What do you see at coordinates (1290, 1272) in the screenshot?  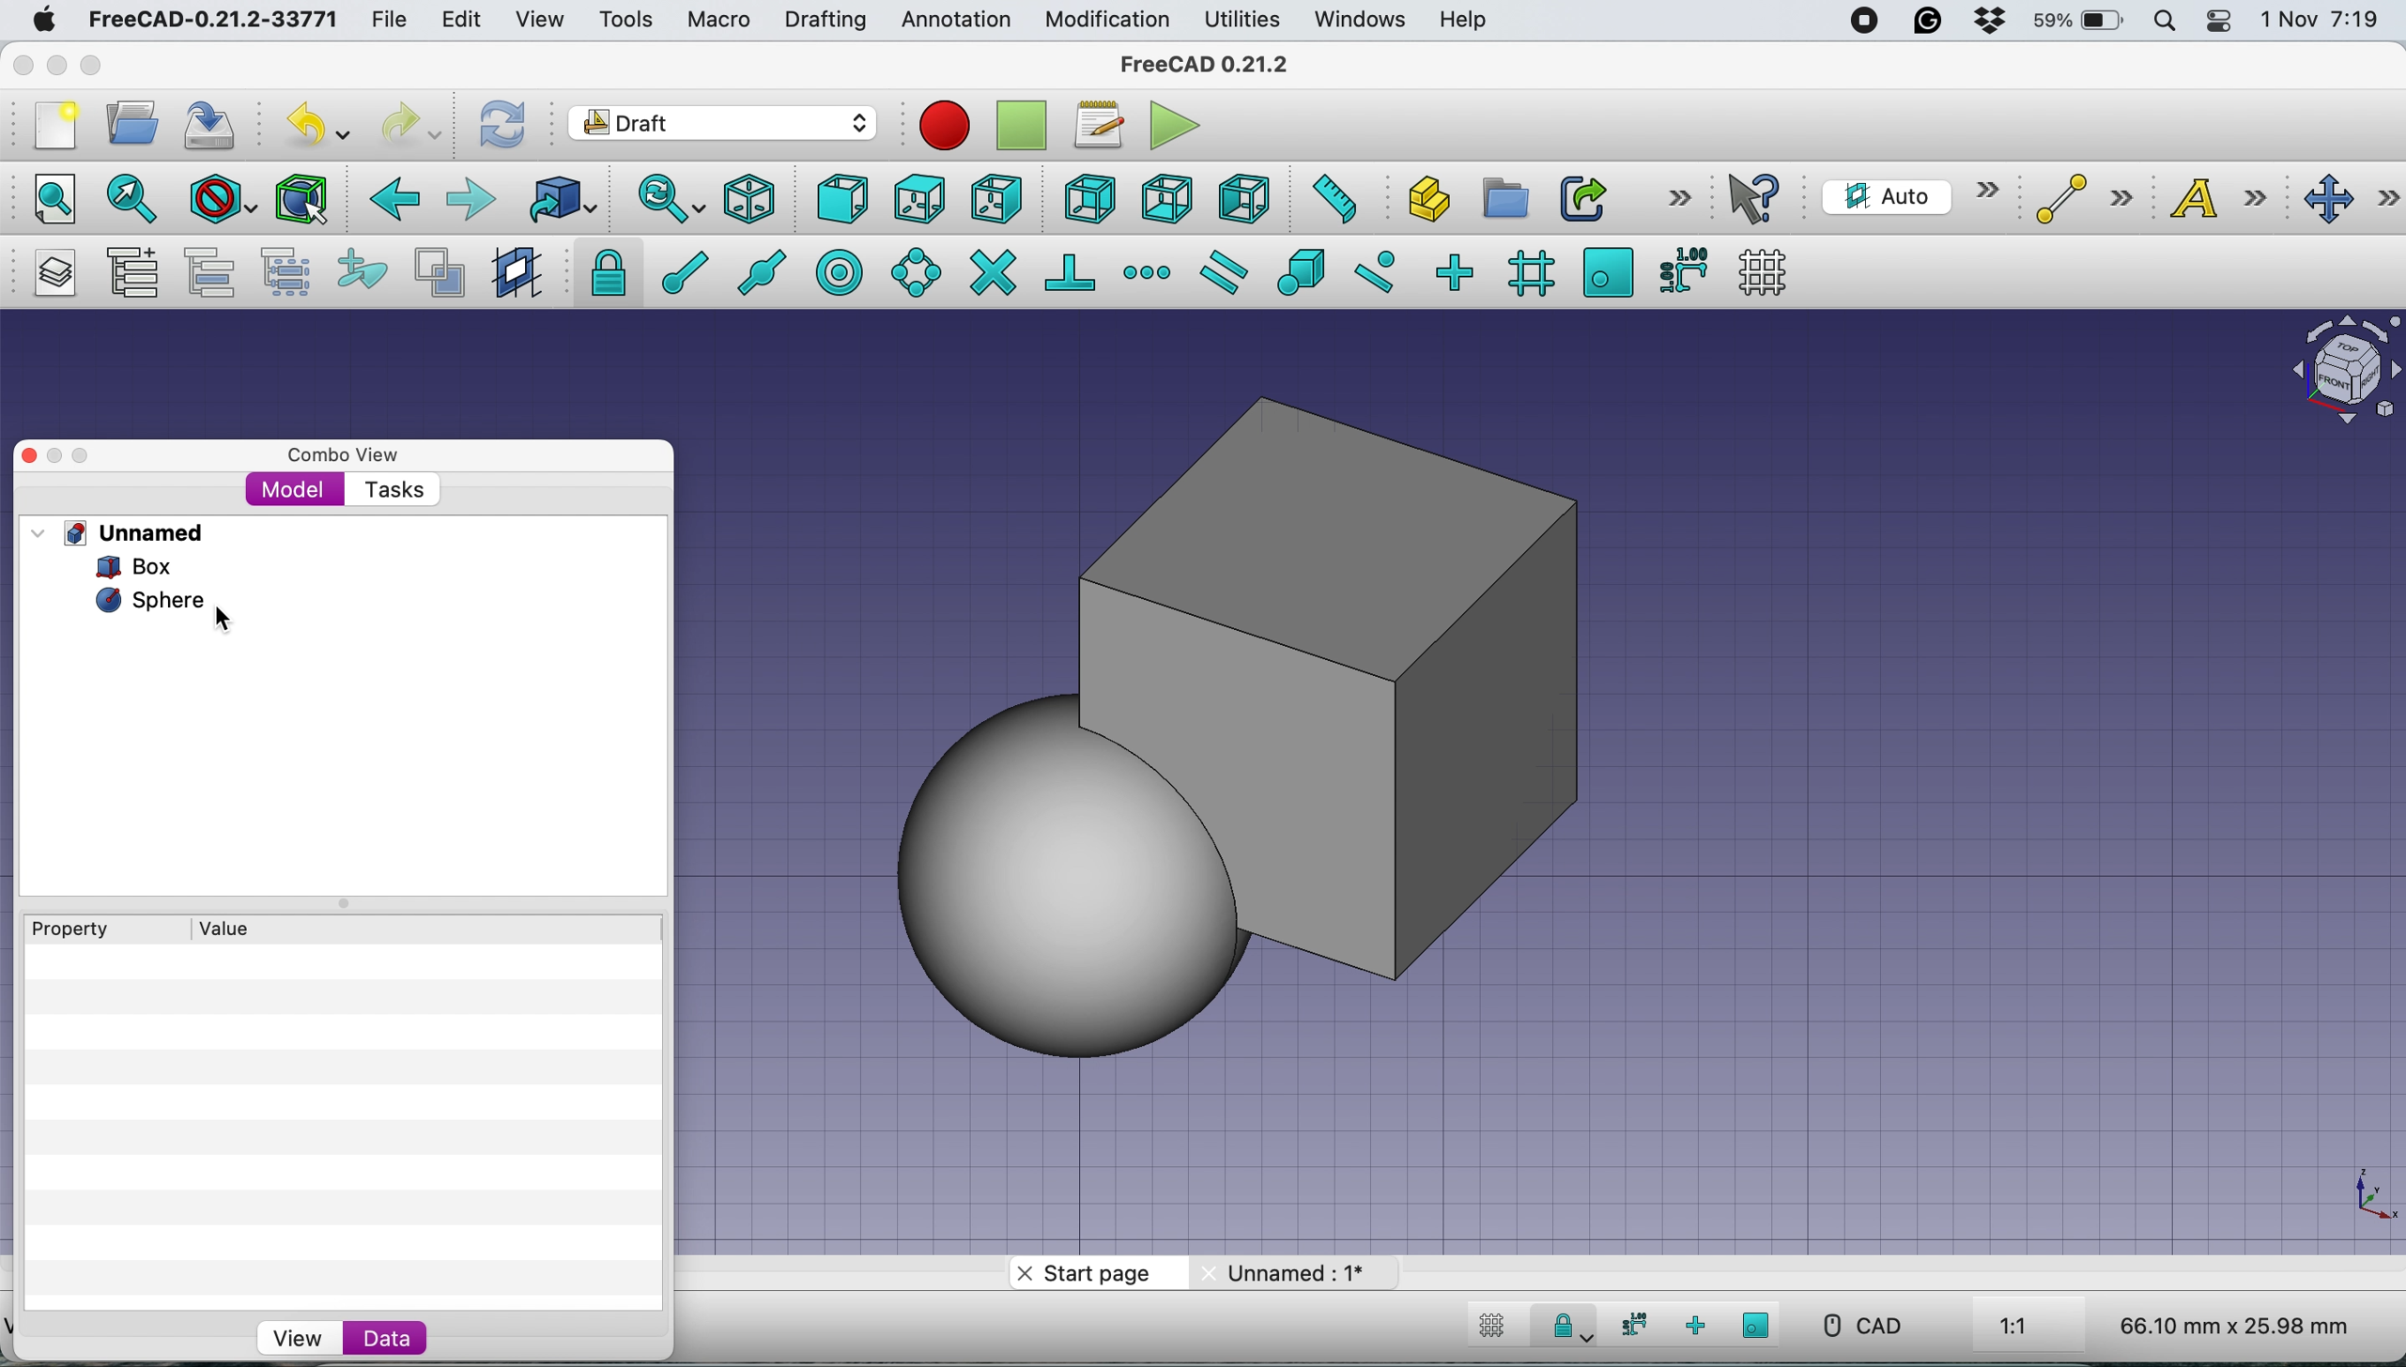 I see `unnamed` at bounding box center [1290, 1272].